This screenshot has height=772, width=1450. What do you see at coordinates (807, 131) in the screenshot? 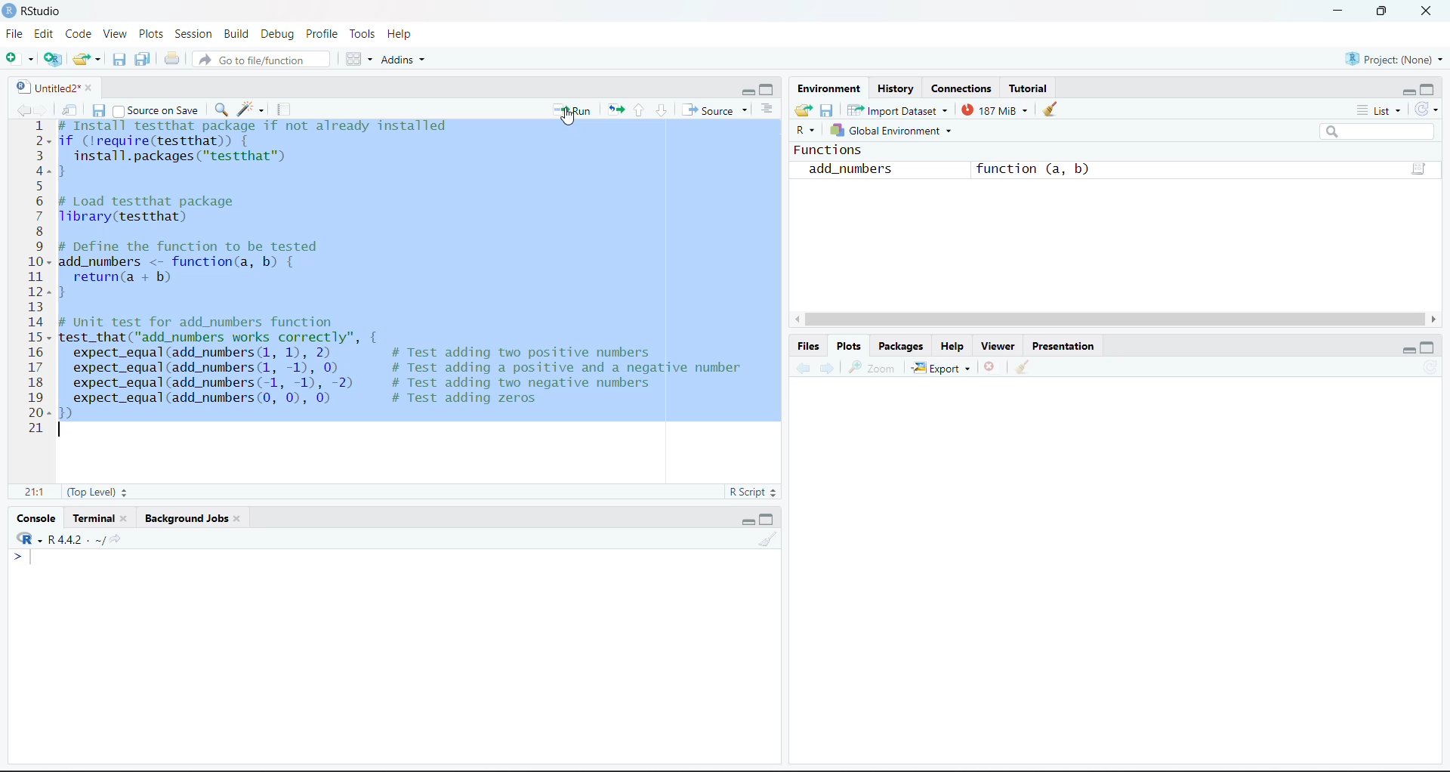
I see `R` at bounding box center [807, 131].